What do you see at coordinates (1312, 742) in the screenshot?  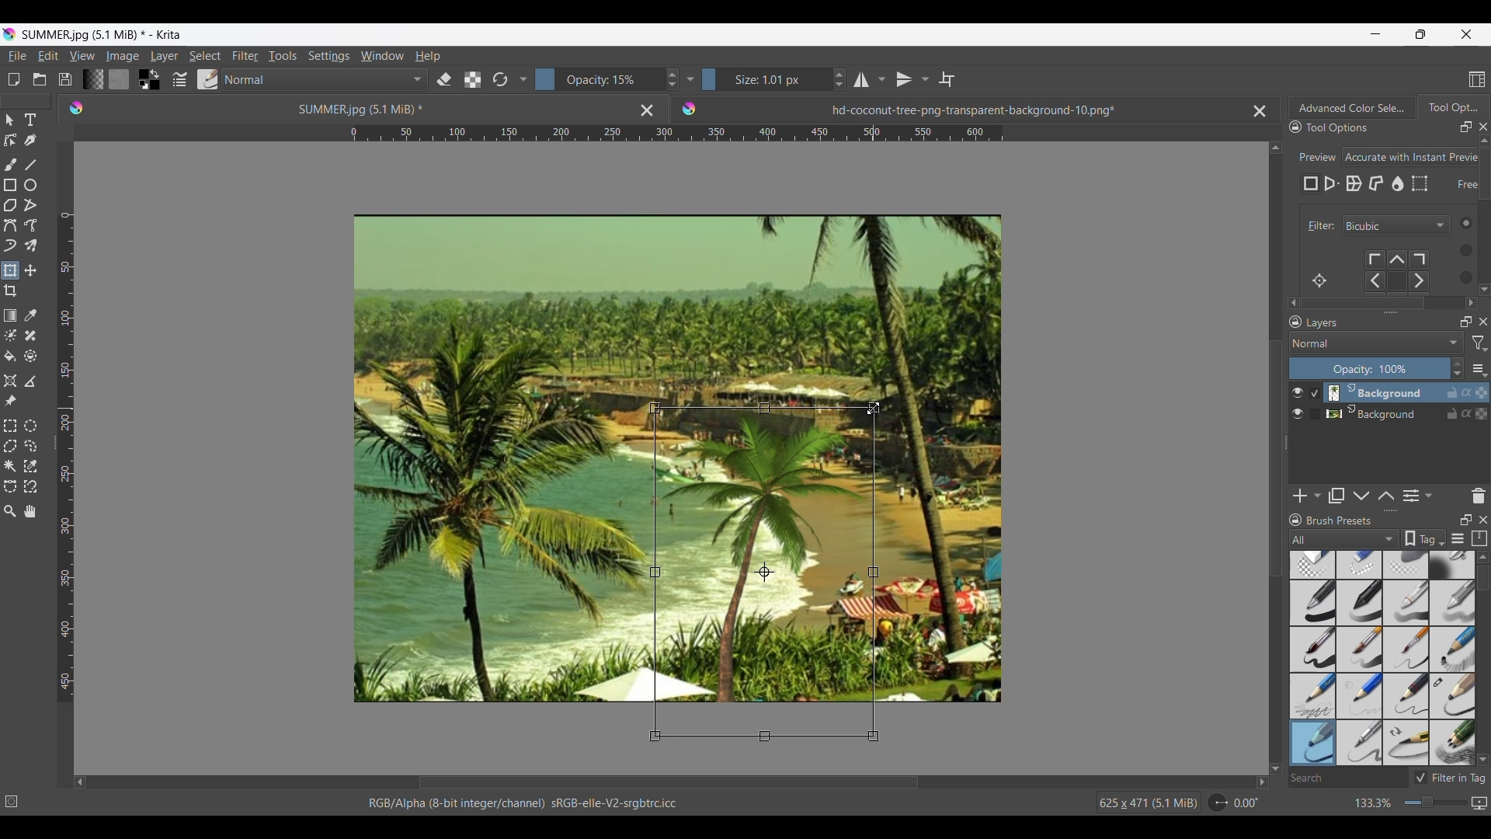 I see `pencil 4 - soft` at bounding box center [1312, 742].